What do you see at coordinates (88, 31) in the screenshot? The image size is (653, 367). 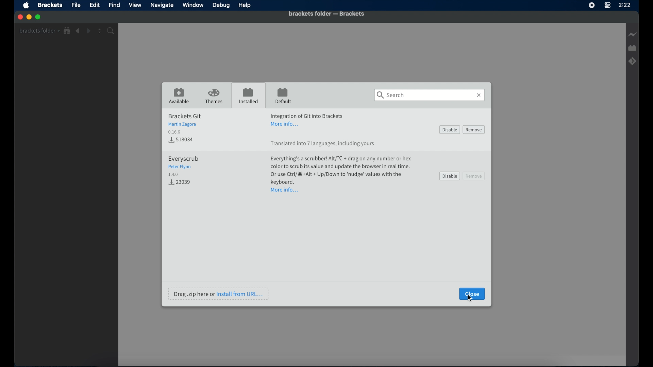 I see `forward` at bounding box center [88, 31].